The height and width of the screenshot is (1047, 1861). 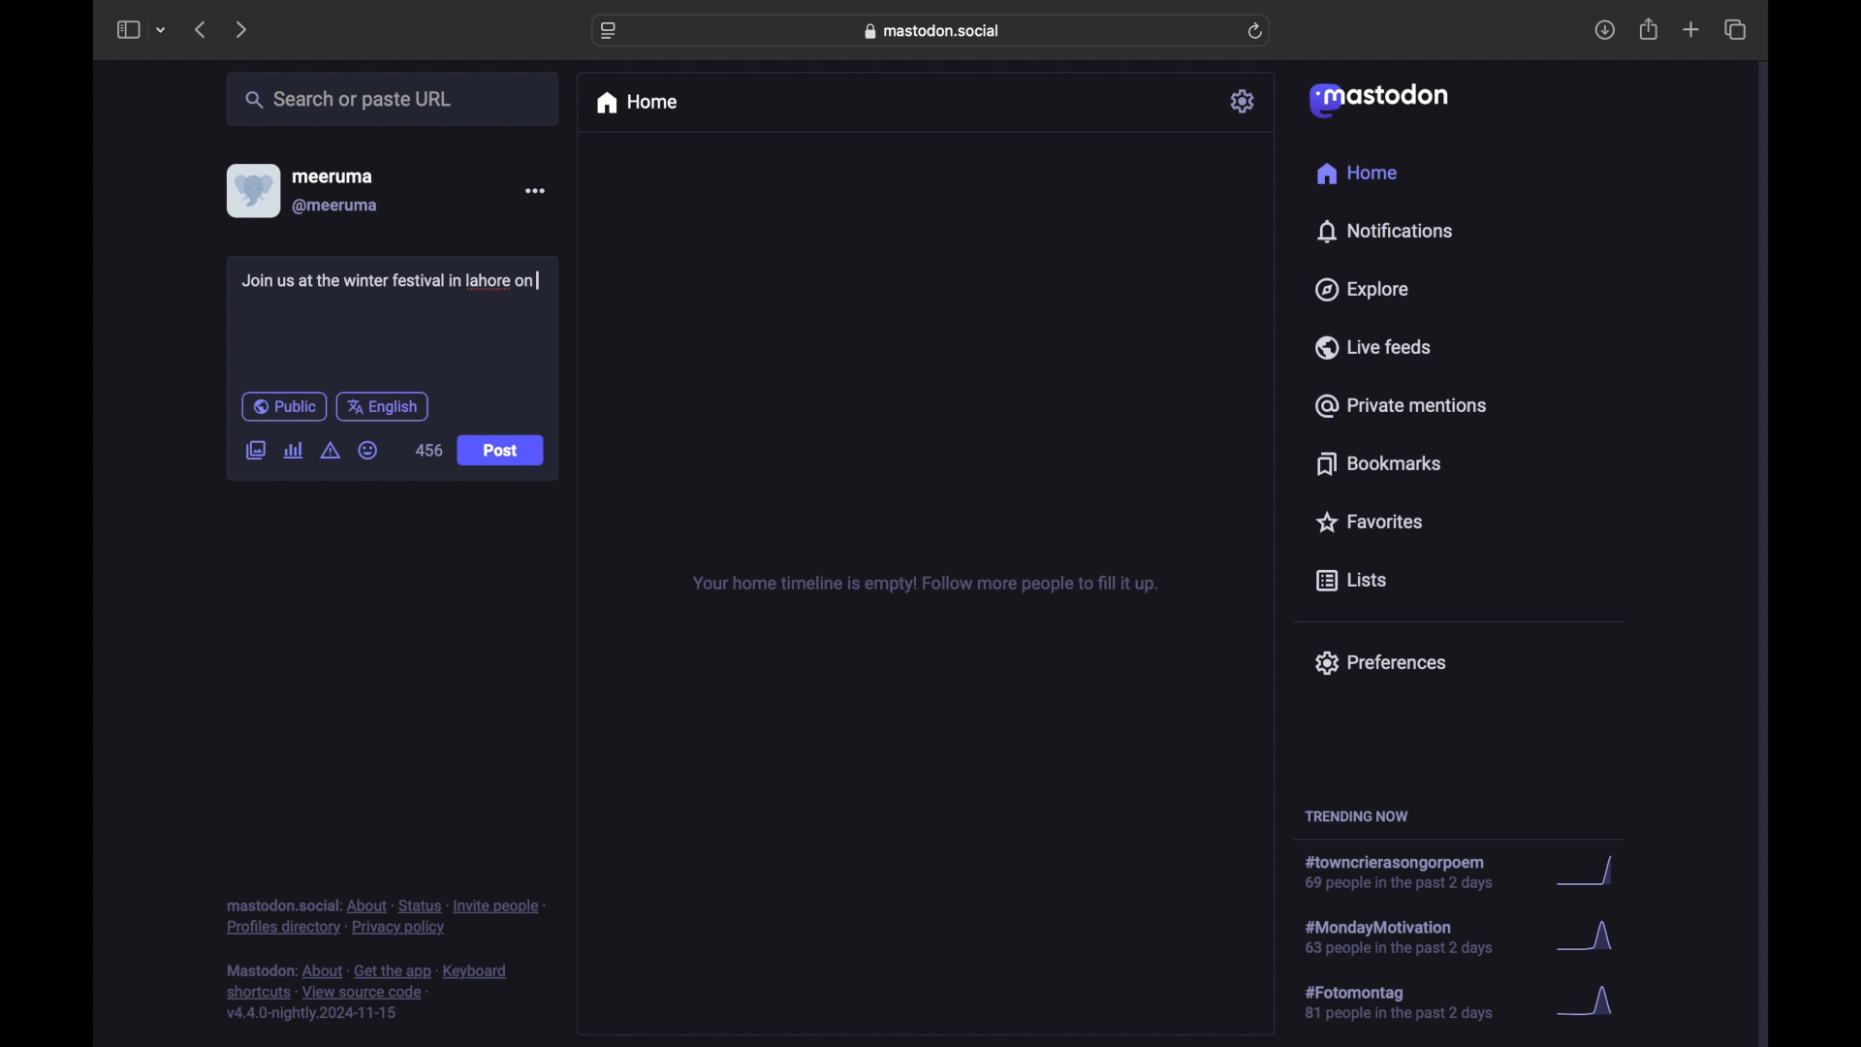 I want to click on footnote, so click(x=386, y=916).